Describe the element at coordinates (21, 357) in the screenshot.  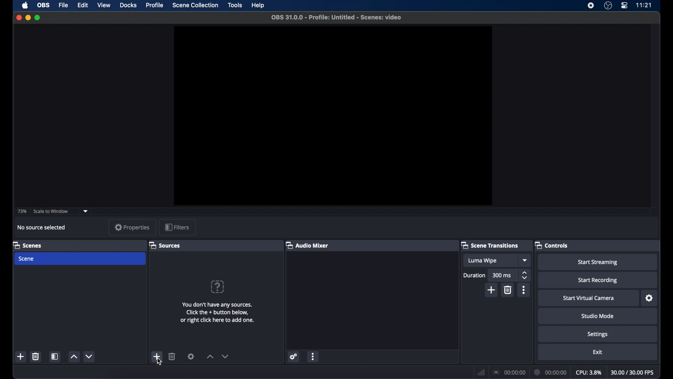
I see `add` at that location.